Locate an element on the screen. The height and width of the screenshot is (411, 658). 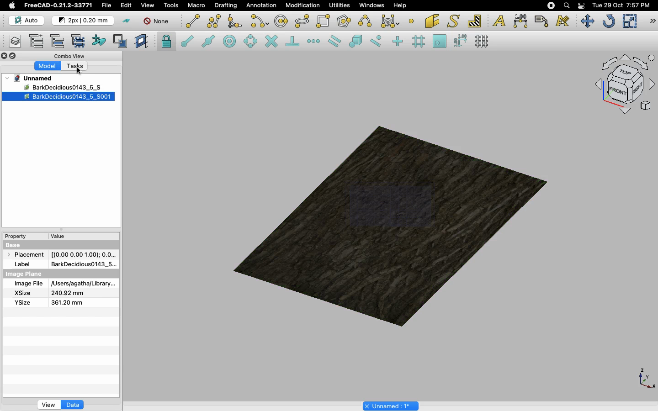
Draft modification tools is located at coordinates (652, 22).